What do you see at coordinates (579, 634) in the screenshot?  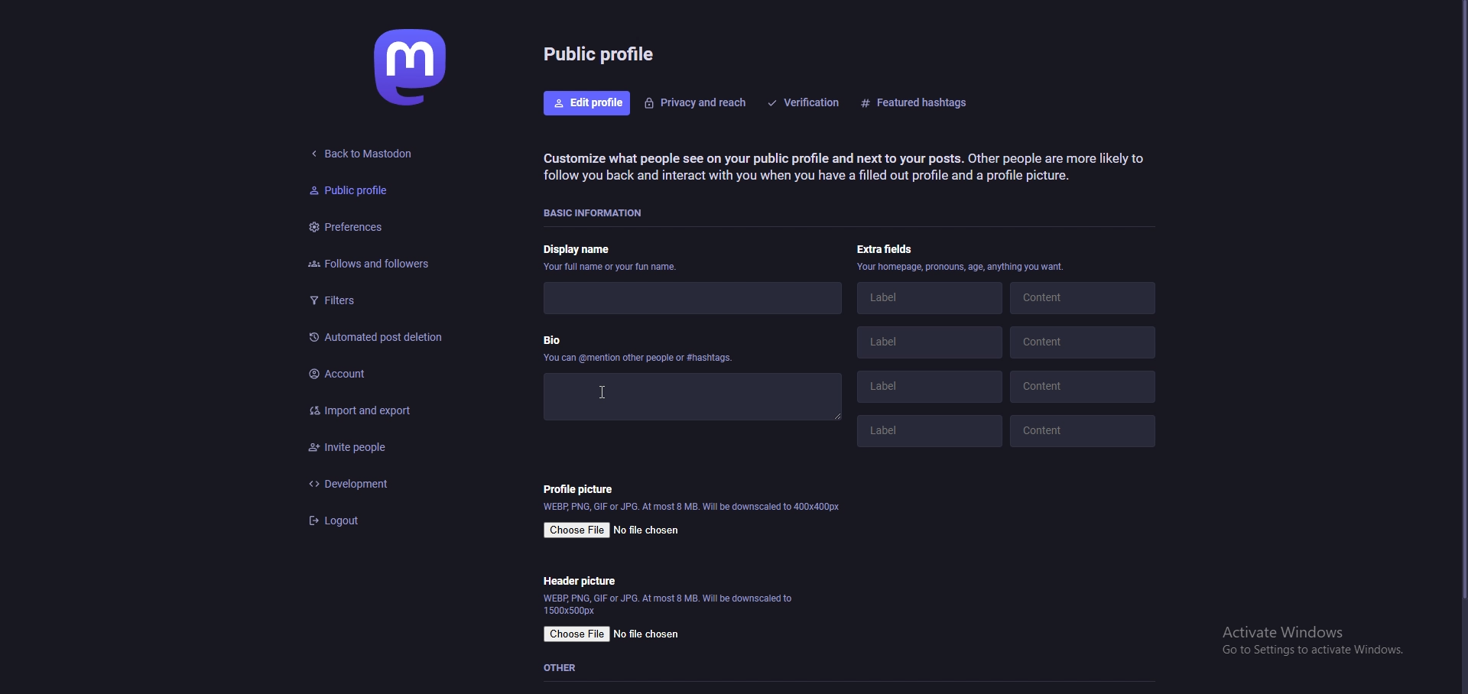 I see `choose file` at bounding box center [579, 634].